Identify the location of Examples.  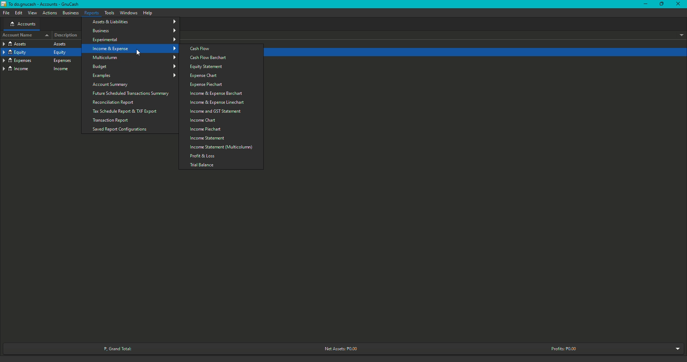
(135, 75).